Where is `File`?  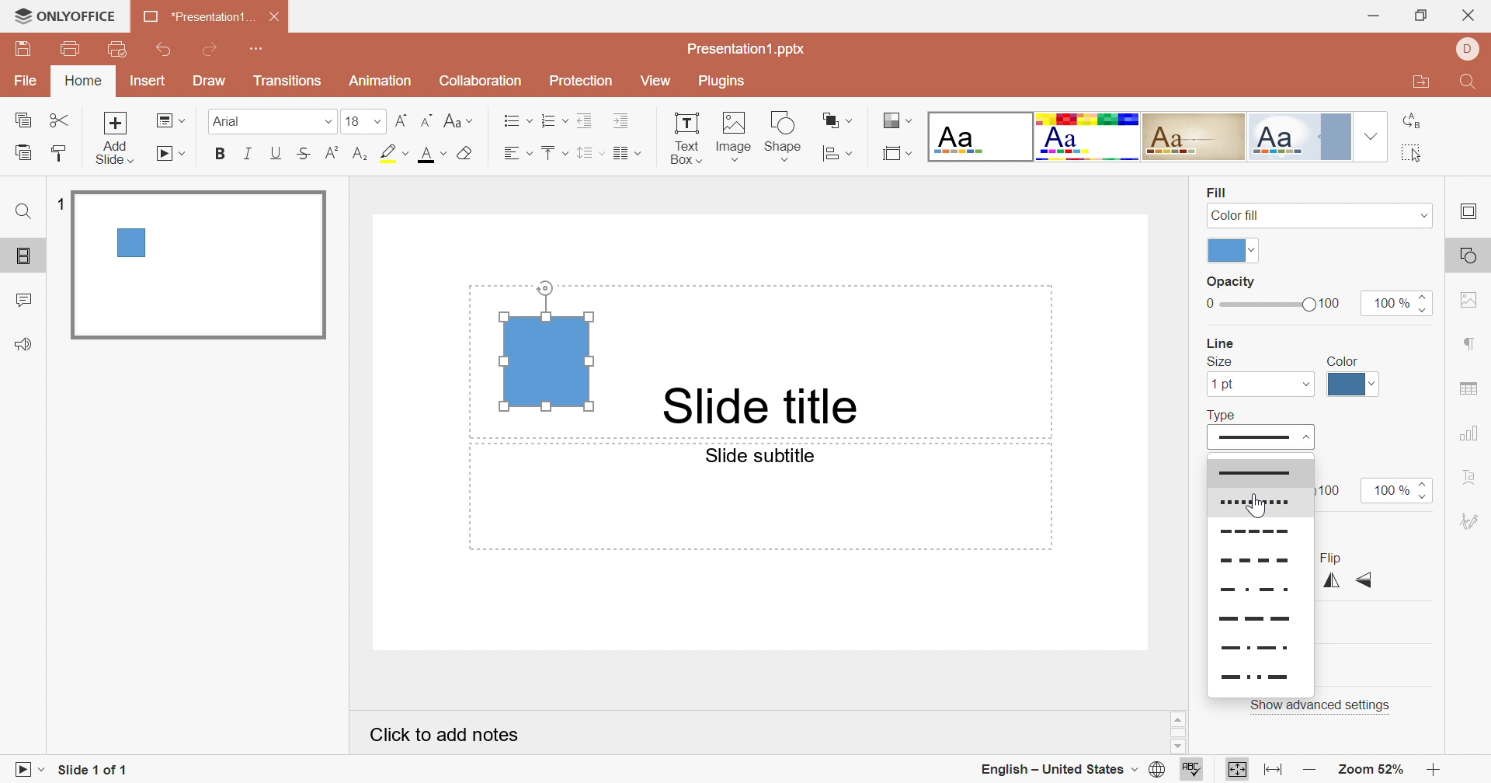
File is located at coordinates (26, 82).